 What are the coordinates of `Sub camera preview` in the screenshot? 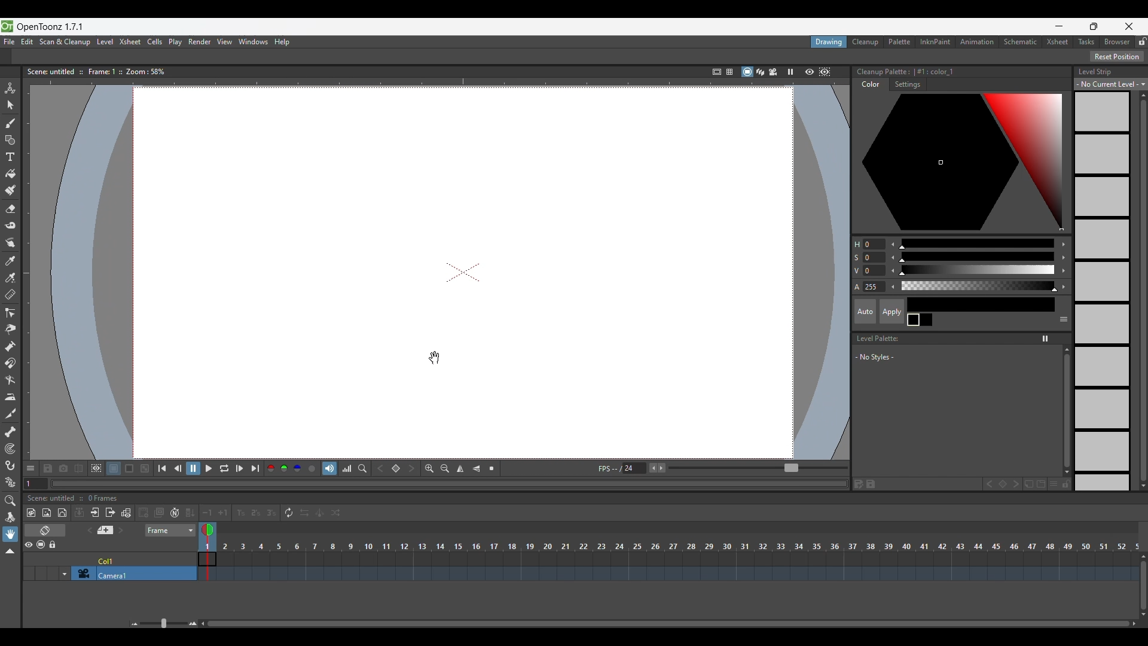 It's located at (824, 72).